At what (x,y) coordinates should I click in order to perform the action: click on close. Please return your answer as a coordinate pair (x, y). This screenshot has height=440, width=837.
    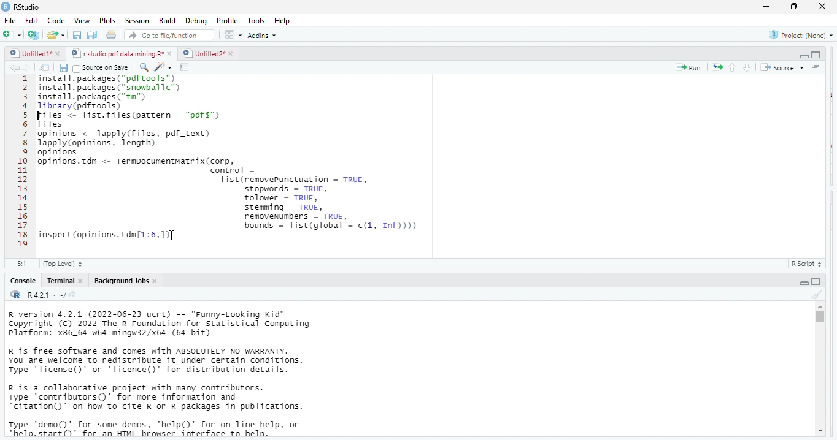
    Looking at the image, I should click on (156, 281).